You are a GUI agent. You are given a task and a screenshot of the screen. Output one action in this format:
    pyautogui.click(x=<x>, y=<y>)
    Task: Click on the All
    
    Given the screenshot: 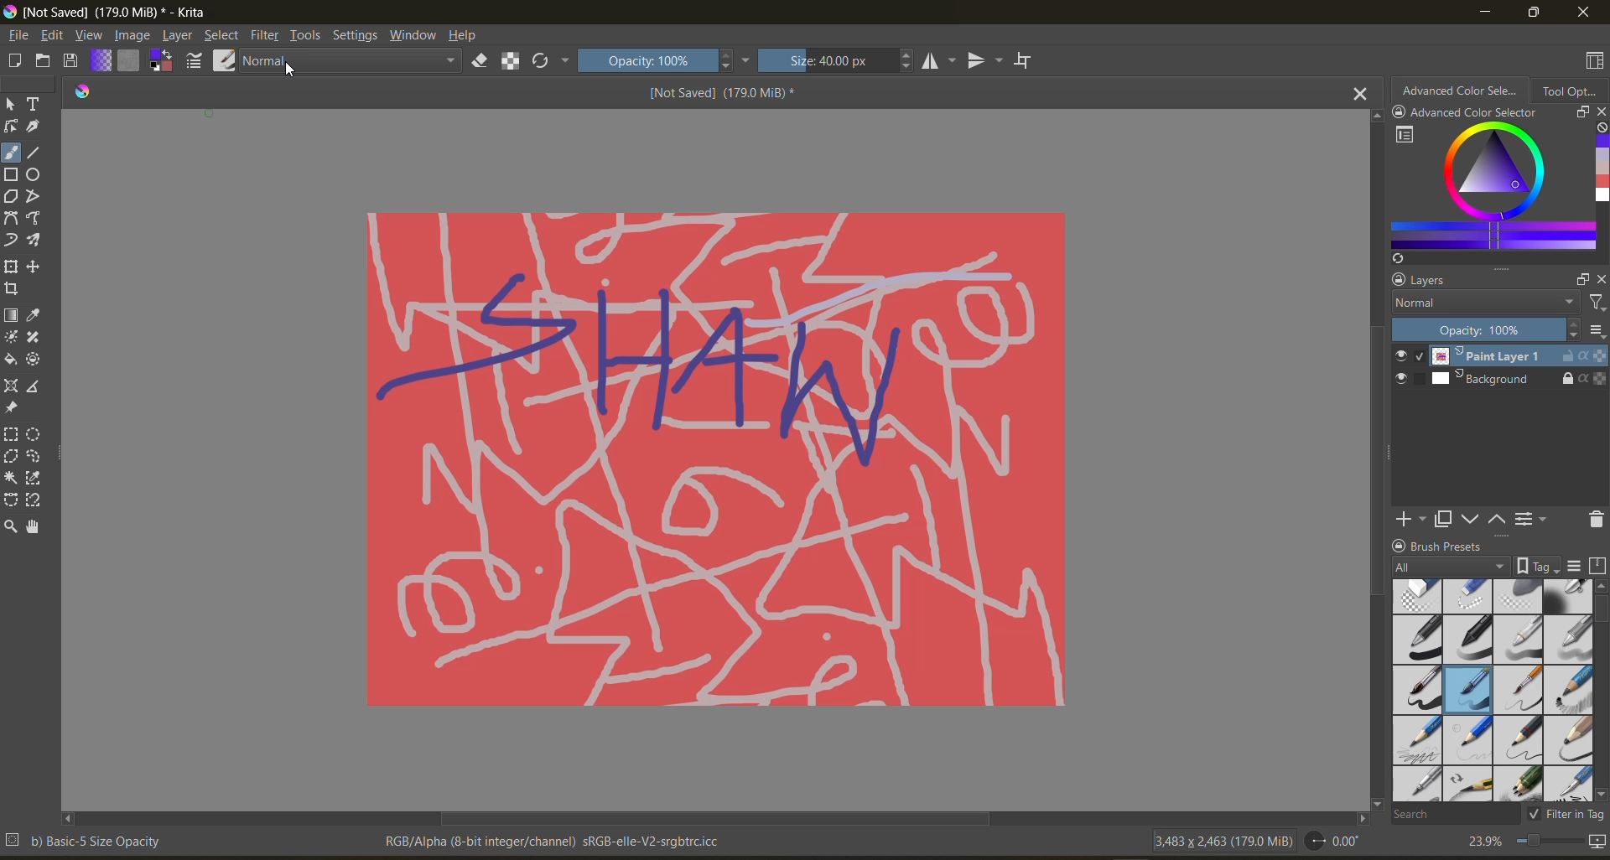 What is the action you would take?
    pyautogui.click(x=1452, y=567)
    